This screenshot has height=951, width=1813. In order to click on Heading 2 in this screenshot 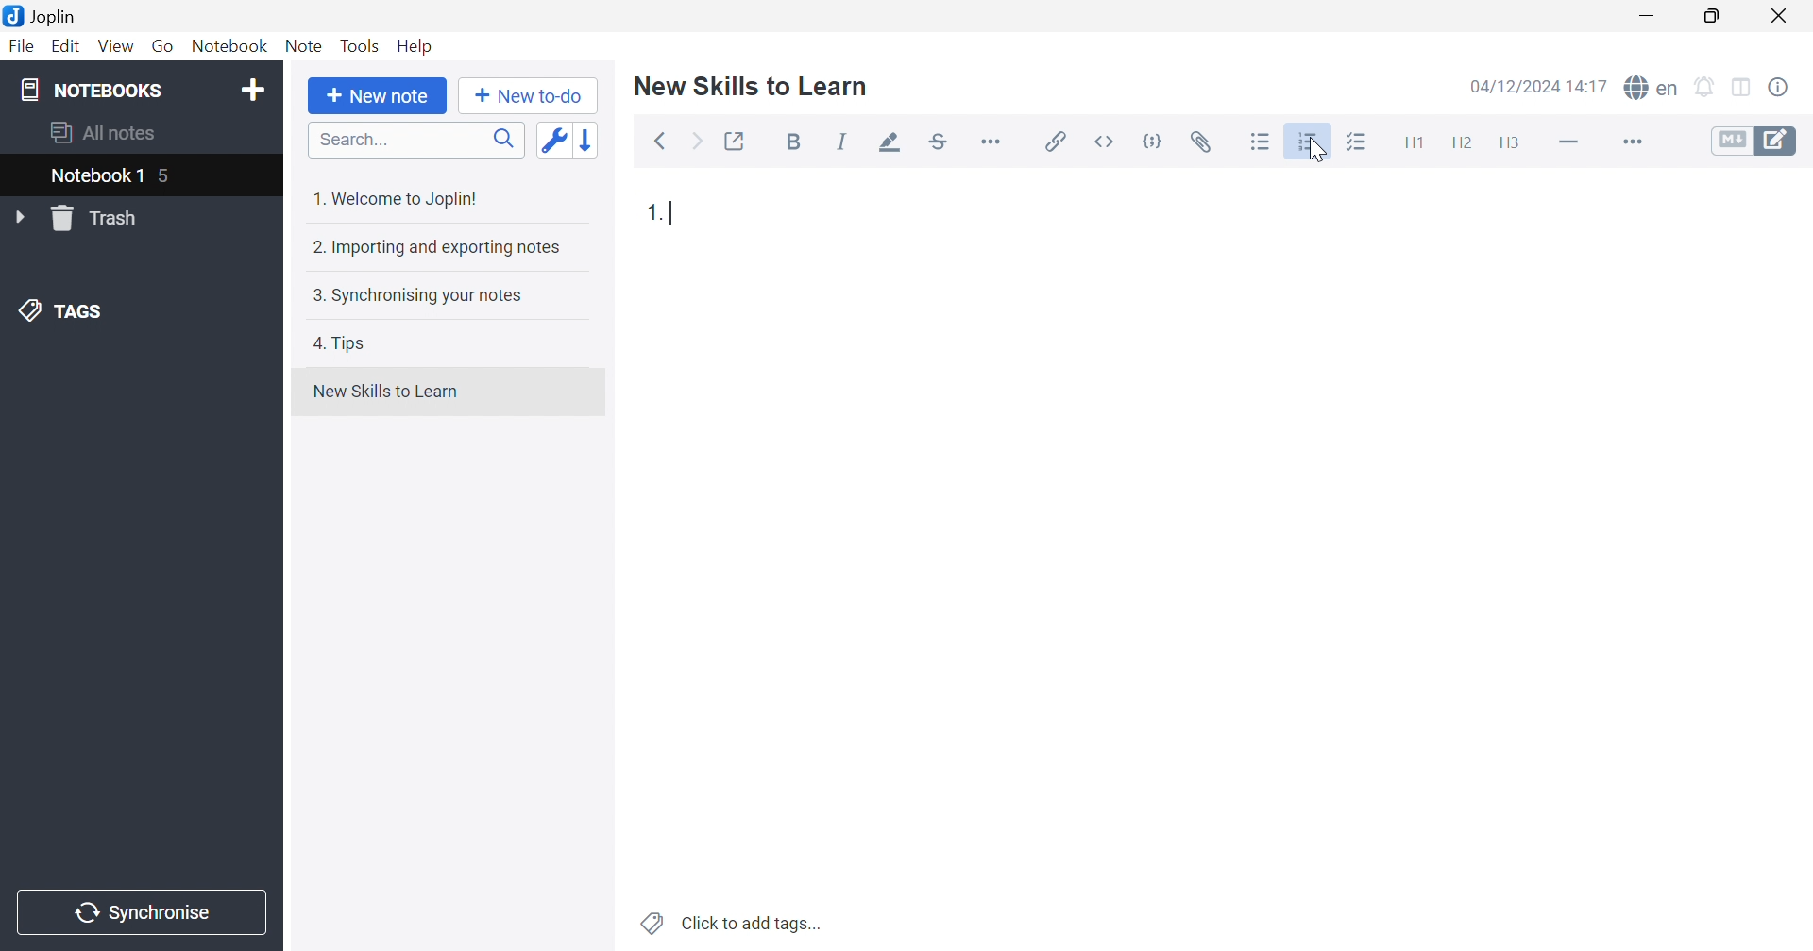, I will do `click(1462, 143)`.